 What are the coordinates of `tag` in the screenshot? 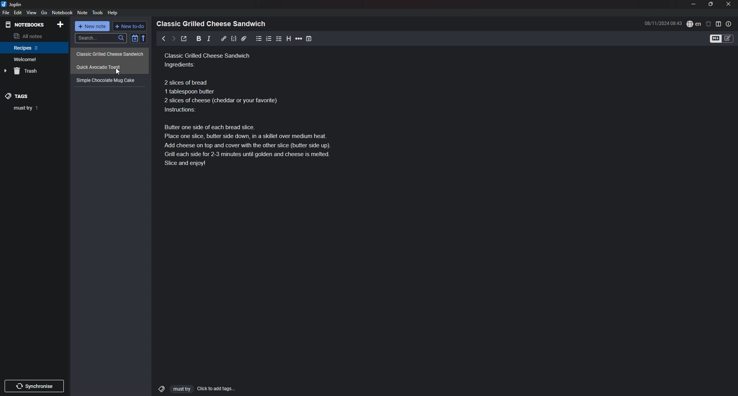 It's located at (37, 108).